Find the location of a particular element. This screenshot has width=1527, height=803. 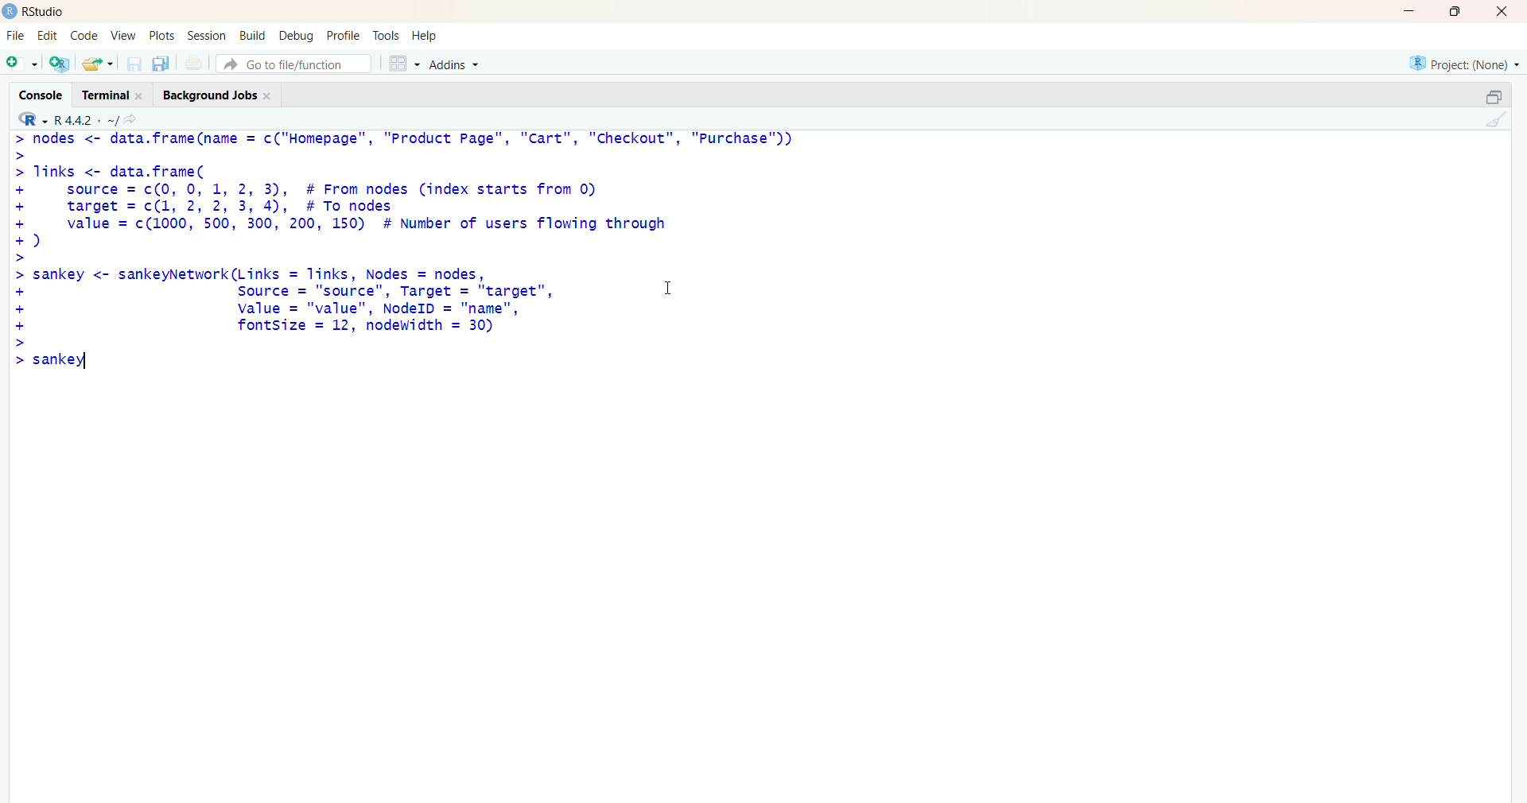

cursor is located at coordinates (666, 289).